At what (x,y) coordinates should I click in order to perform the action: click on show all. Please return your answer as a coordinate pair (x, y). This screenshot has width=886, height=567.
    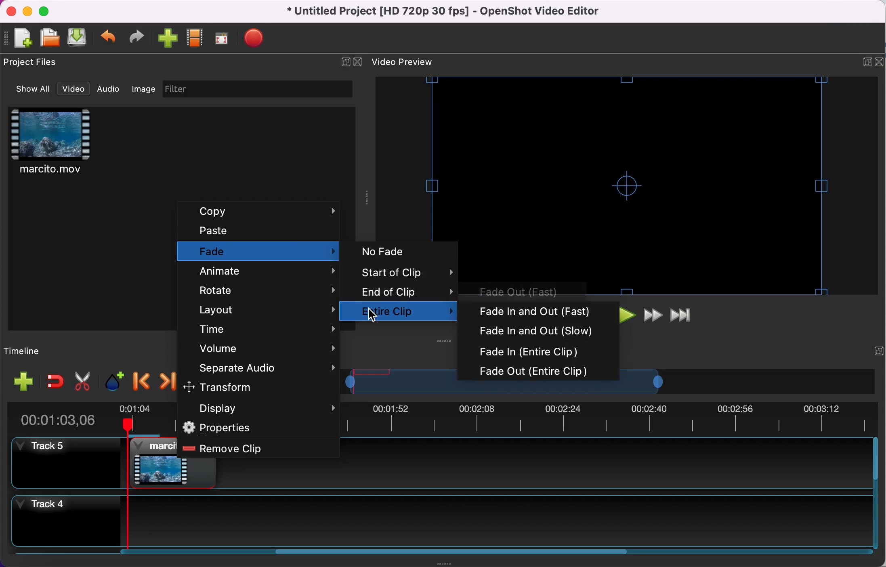
    Looking at the image, I should click on (28, 88).